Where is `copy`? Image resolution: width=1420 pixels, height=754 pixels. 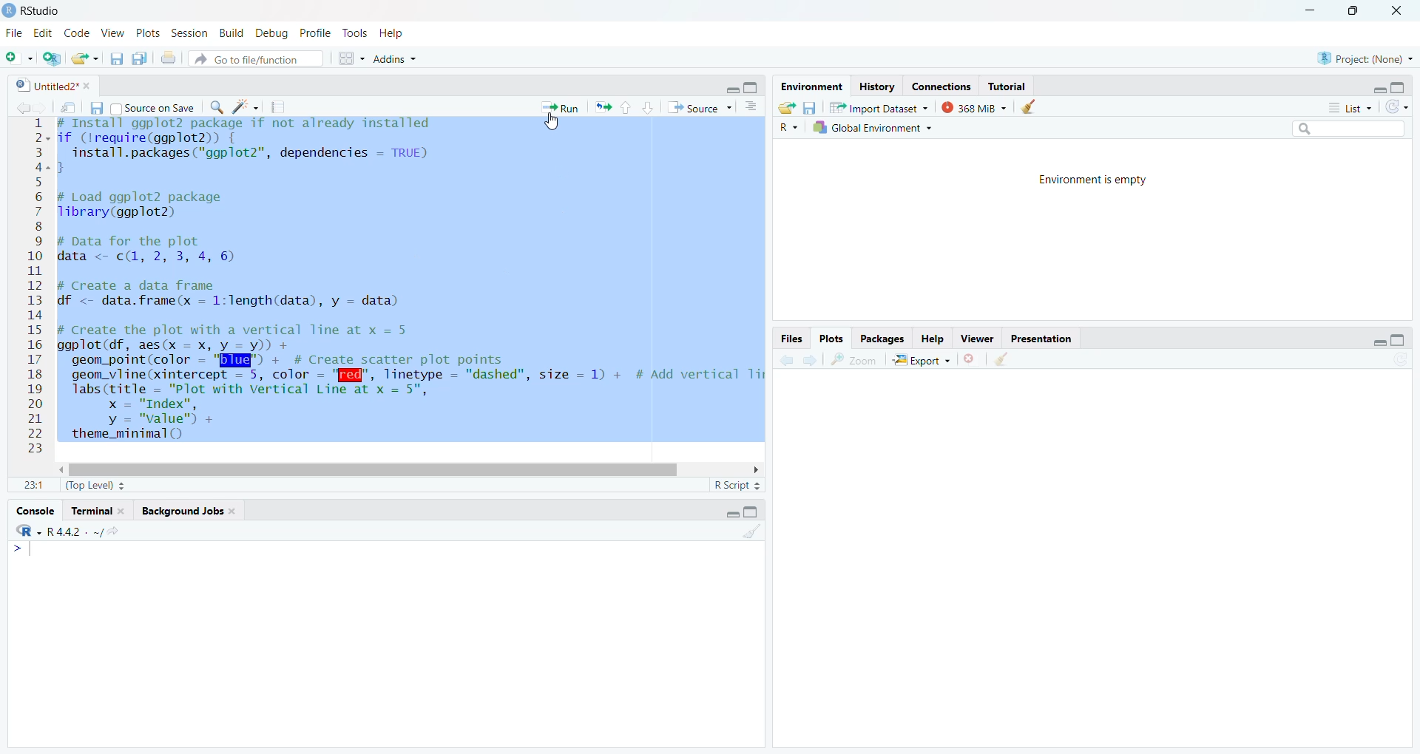 copy is located at coordinates (139, 60).